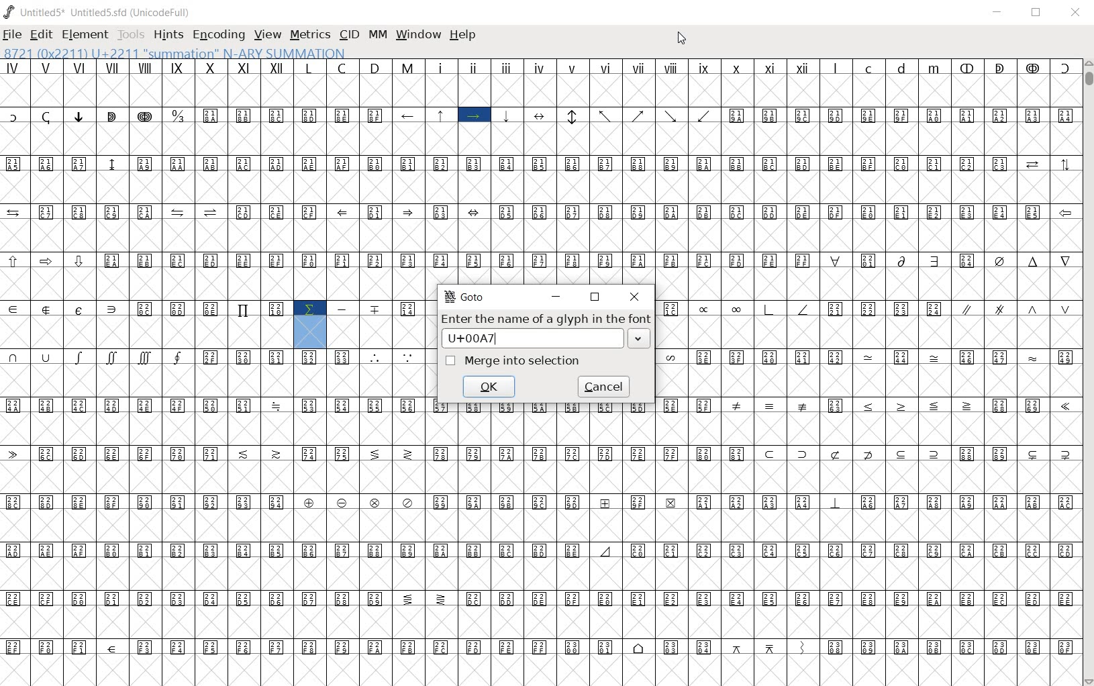 The image size is (1094, 686). Describe the element at coordinates (363, 66) in the screenshot. I see ` capital letters L C D M` at that location.